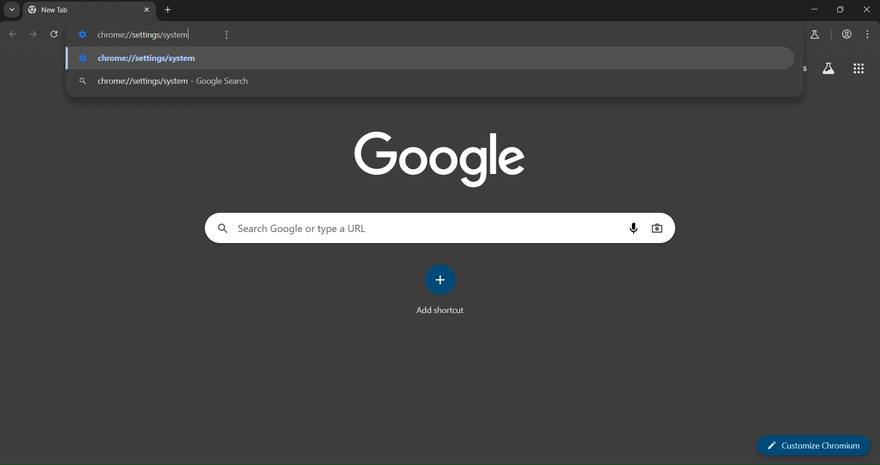  I want to click on google apps, so click(861, 70).